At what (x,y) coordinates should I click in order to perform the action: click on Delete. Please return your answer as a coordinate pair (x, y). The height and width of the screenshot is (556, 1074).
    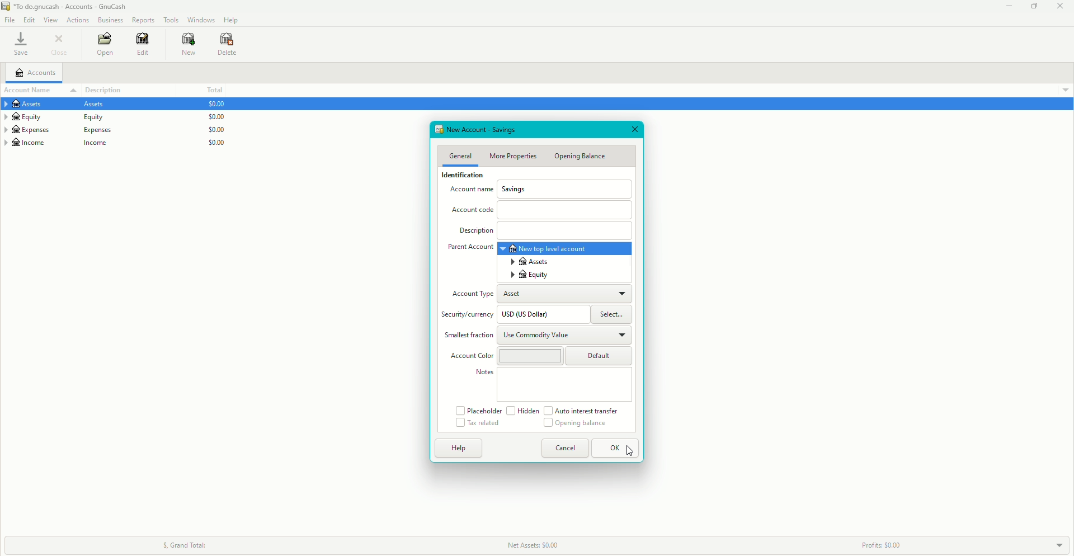
    Looking at the image, I should click on (227, 44).